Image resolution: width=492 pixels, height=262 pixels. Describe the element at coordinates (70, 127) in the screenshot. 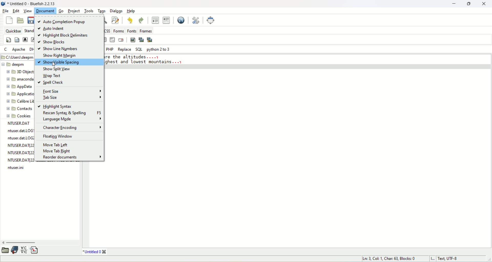

I see `character encoding` at that location.